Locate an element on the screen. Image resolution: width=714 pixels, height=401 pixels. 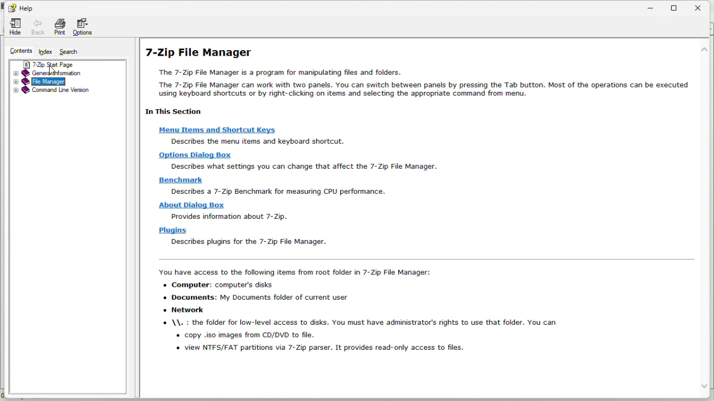
You have access to the following items from root folder in 7-Zip File Manager:
«+ Computer: computer's disks
+ Documents: My Documents folder of current user
« Network
© \\. : the folder for low-level access to disks. You must have administrator's rights to use that folder. You can
+ copy .iso images from CD/DVD to file.
« view NTFS/FAT partitions via 7-Zip parser. It provides read-only access to files. is located at coordinates (358, 315).